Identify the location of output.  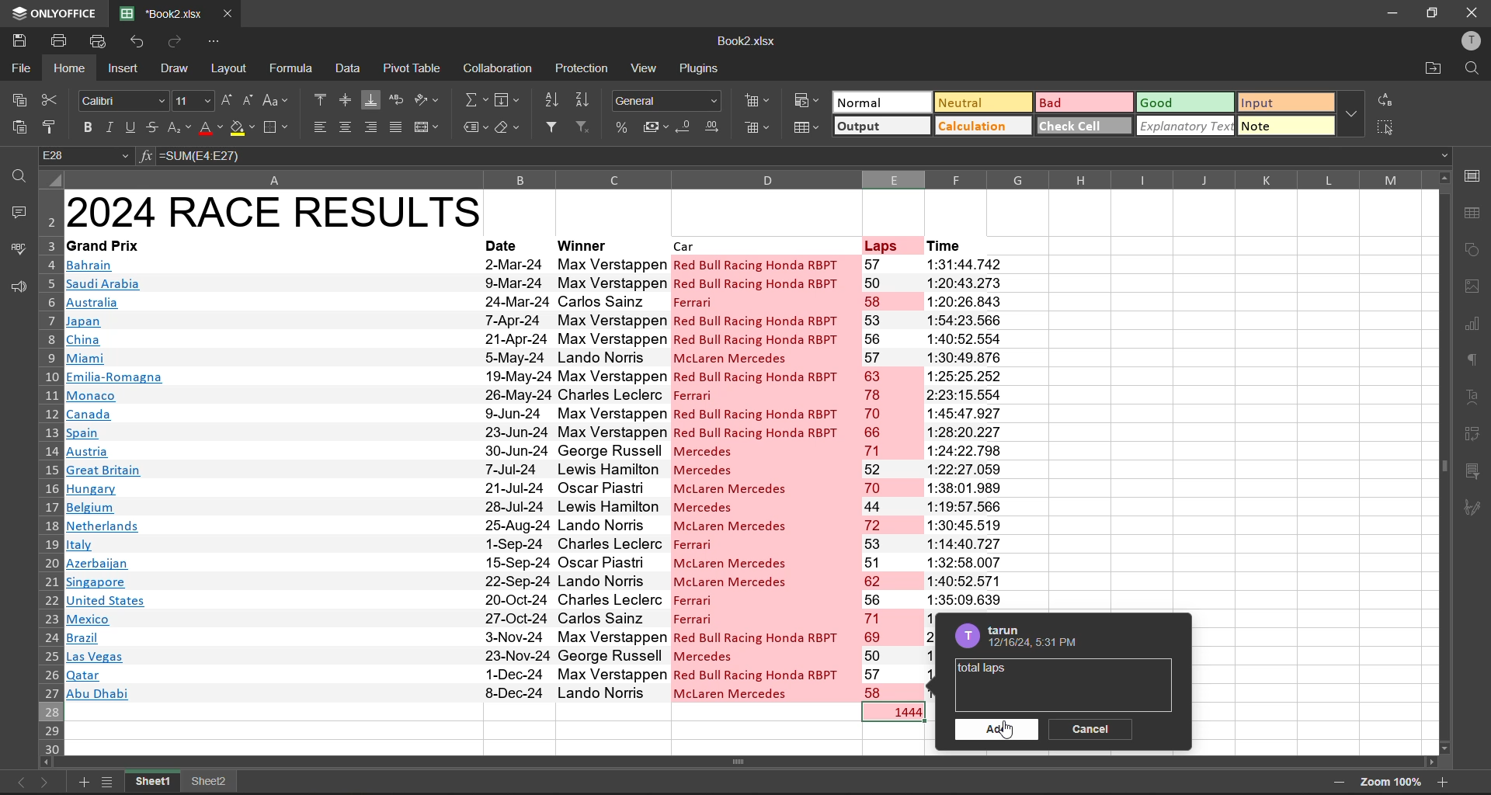
(880, 127).